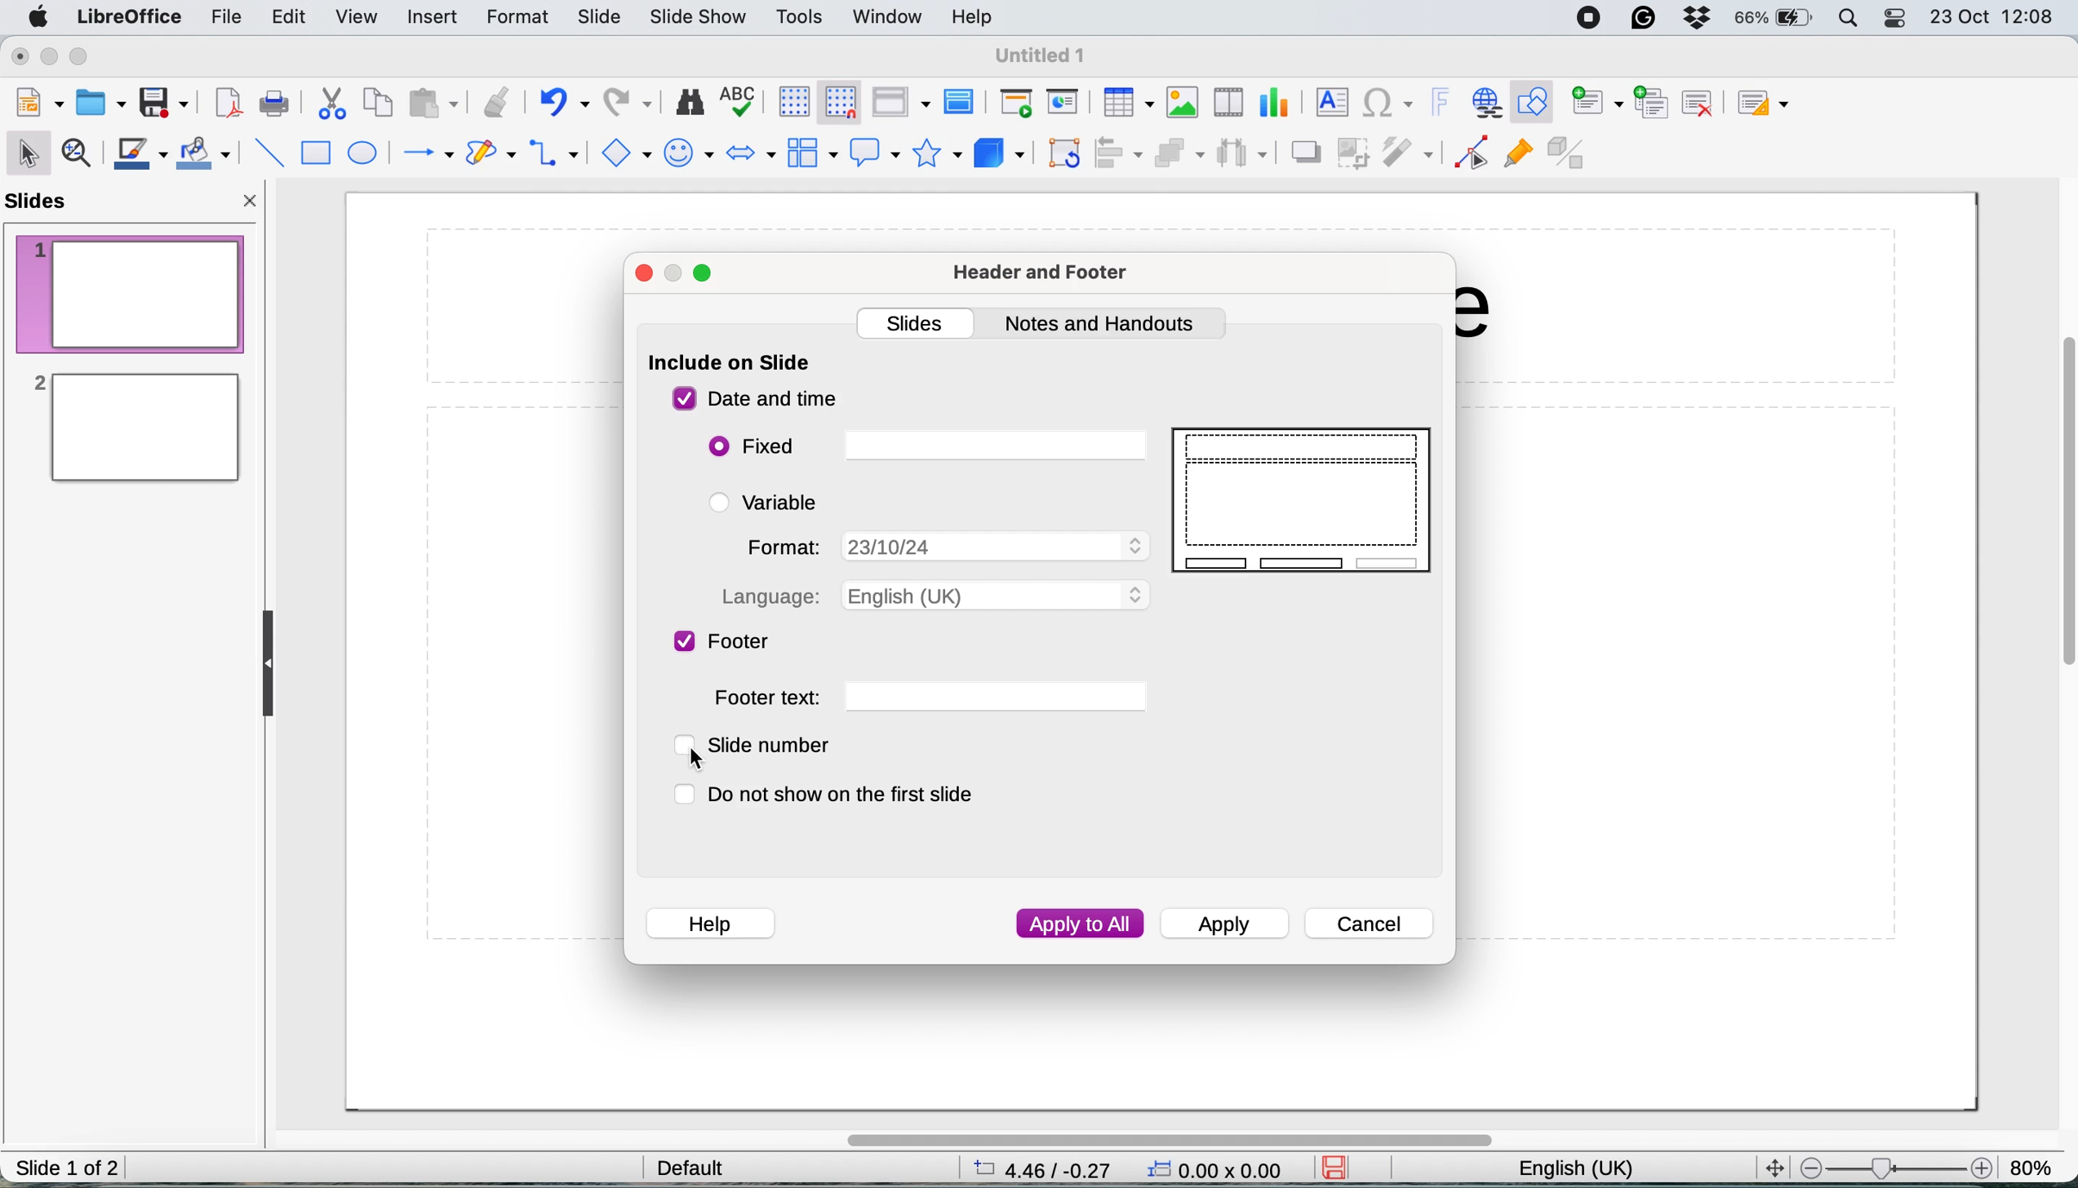 This screenshot has height=1188, width=2078. What do you see at coordinates (563, 104) in the screenshot?
I see `undo` at bounding box center [563, 104].